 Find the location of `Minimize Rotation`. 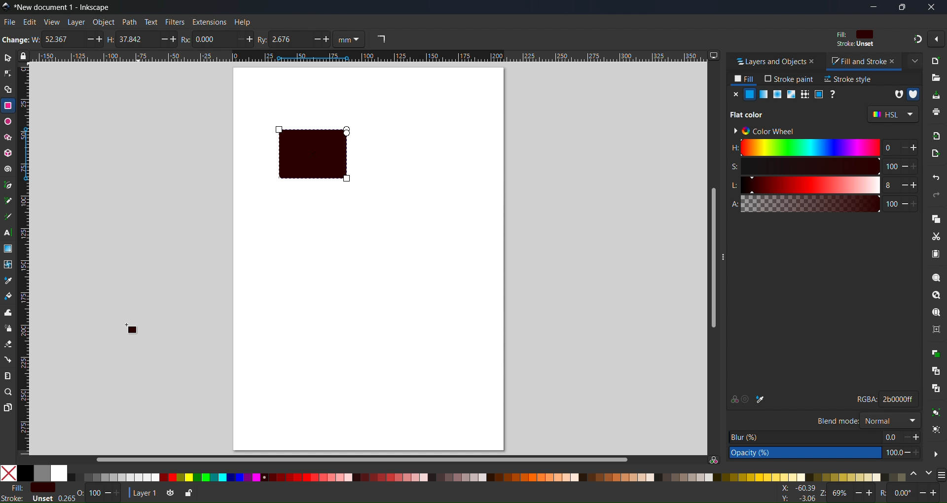

Minimize Rotation is located at coordinates (923, 493).